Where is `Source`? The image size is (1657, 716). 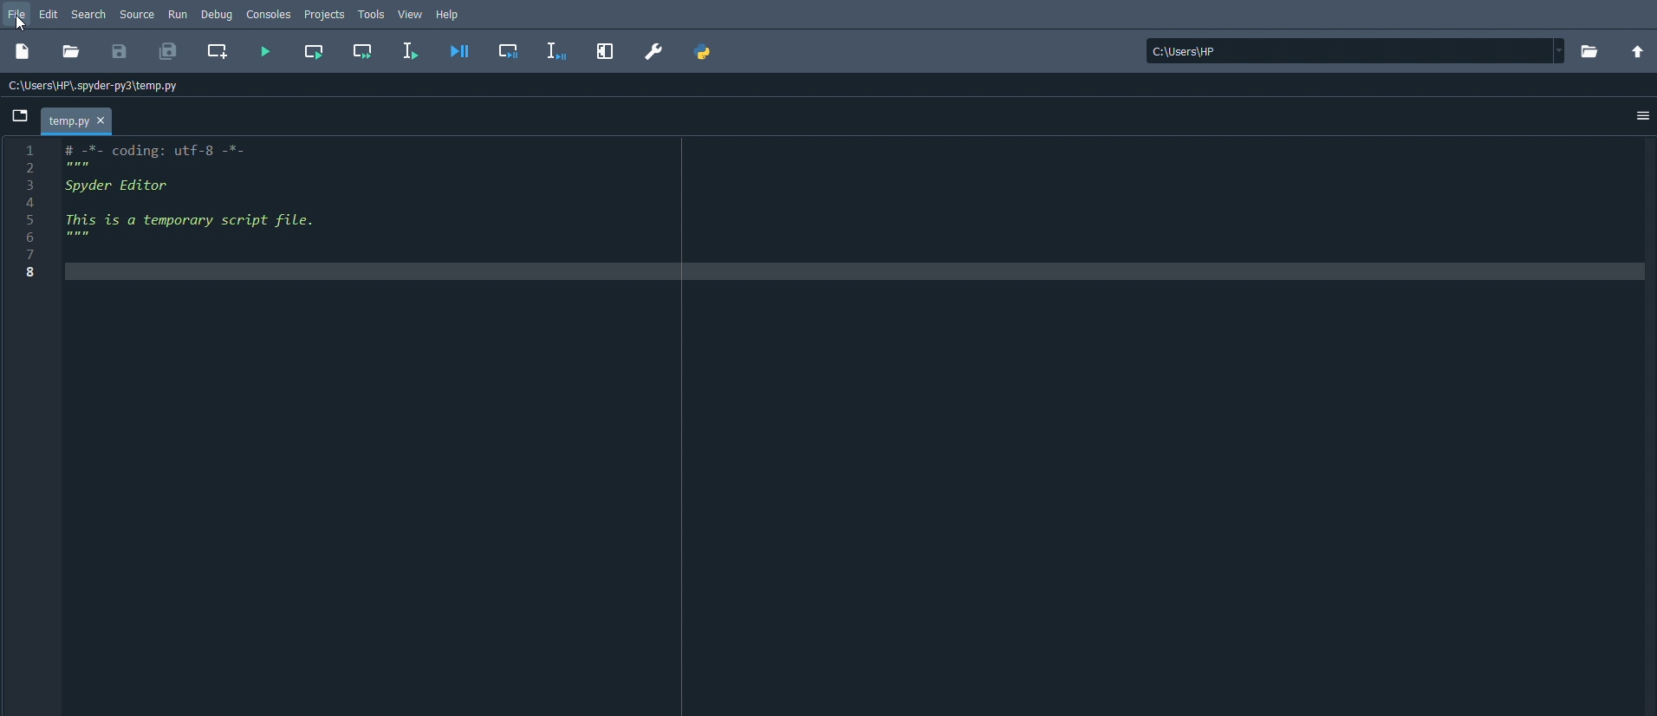 Source is located at coordinates (137, 12).